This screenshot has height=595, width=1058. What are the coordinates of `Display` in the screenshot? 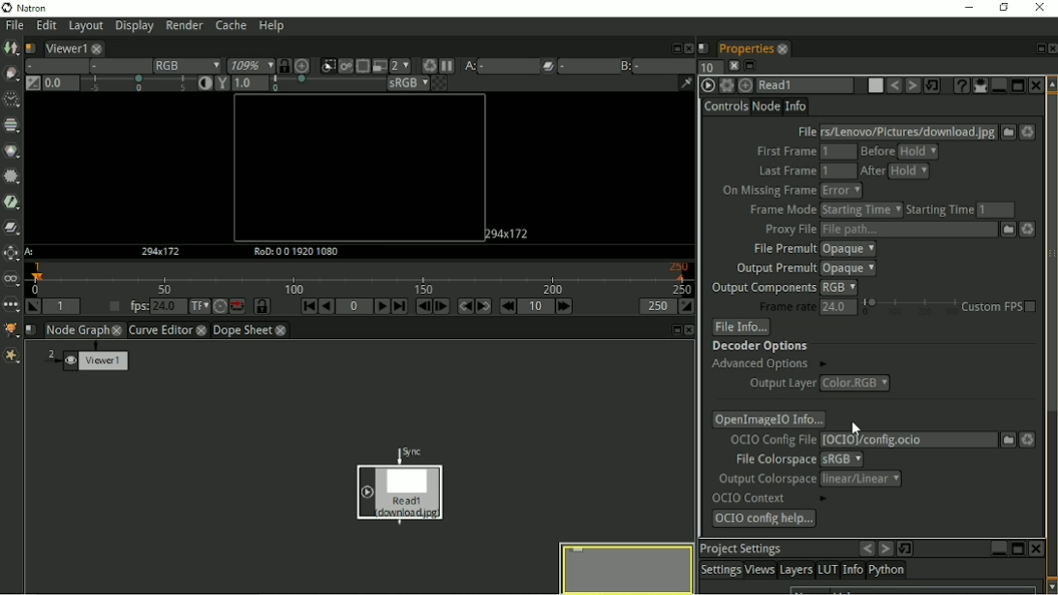 It's located at (135, 27).